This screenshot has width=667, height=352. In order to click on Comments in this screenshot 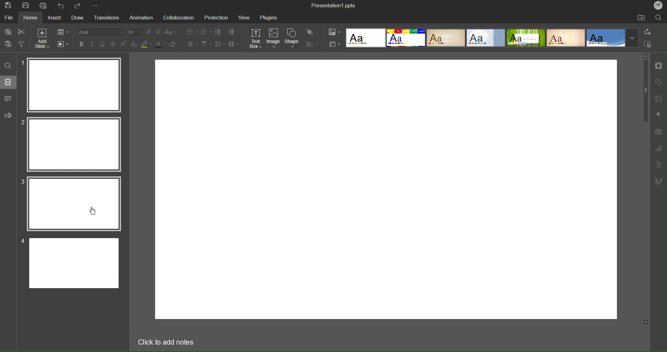, I will do `click(8, 99)`.